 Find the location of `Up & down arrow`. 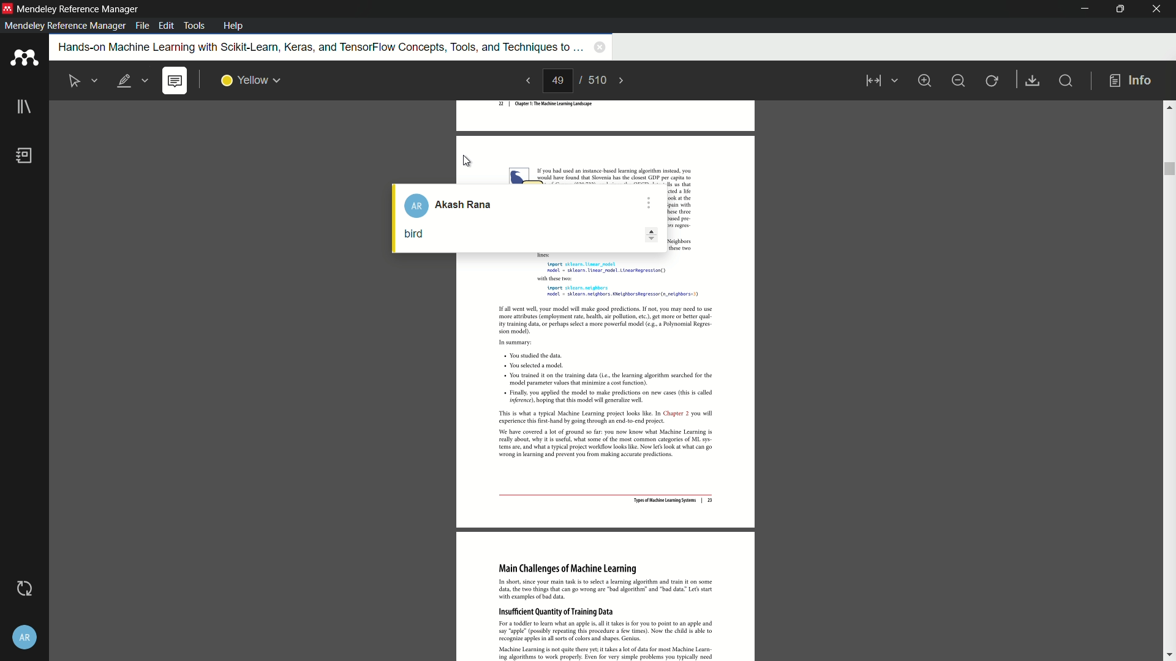

Up & down arrow is located at coordinates (646, 237).